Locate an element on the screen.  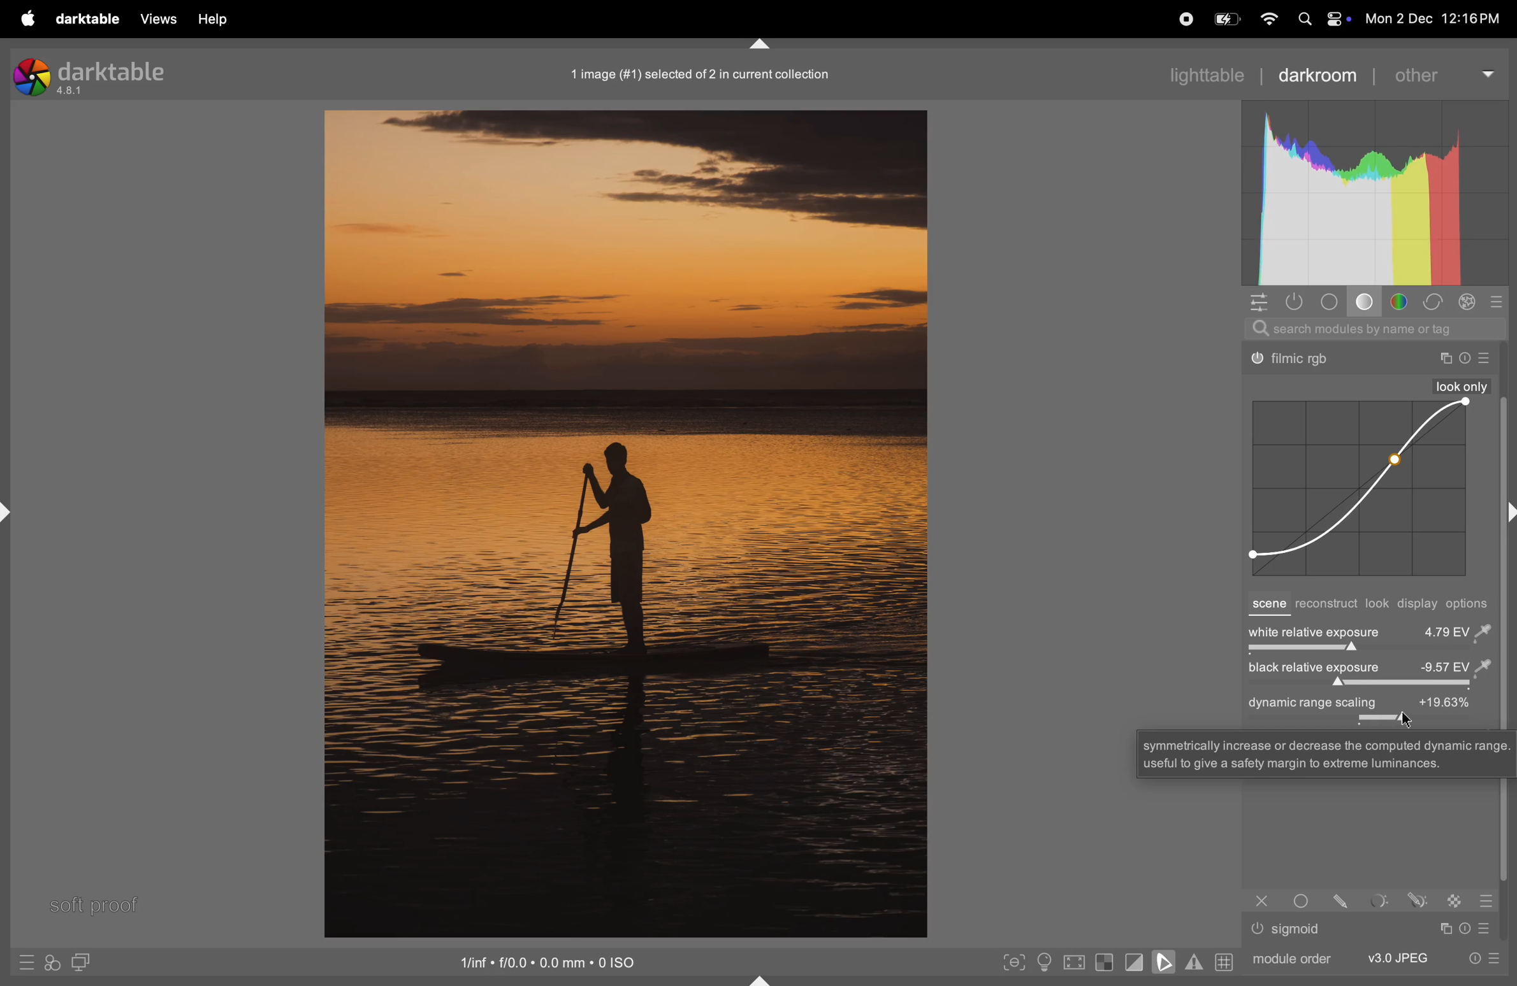
 is located at coordinates (1418, 899).